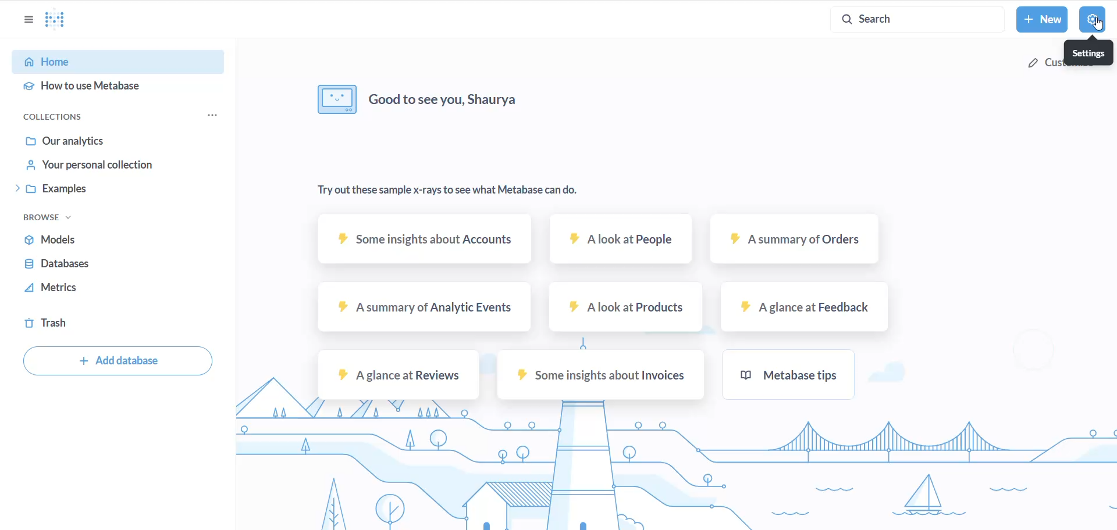  Describe the element at coordinates (111, 323) in the screenshot. I see `TRASH` at that location.